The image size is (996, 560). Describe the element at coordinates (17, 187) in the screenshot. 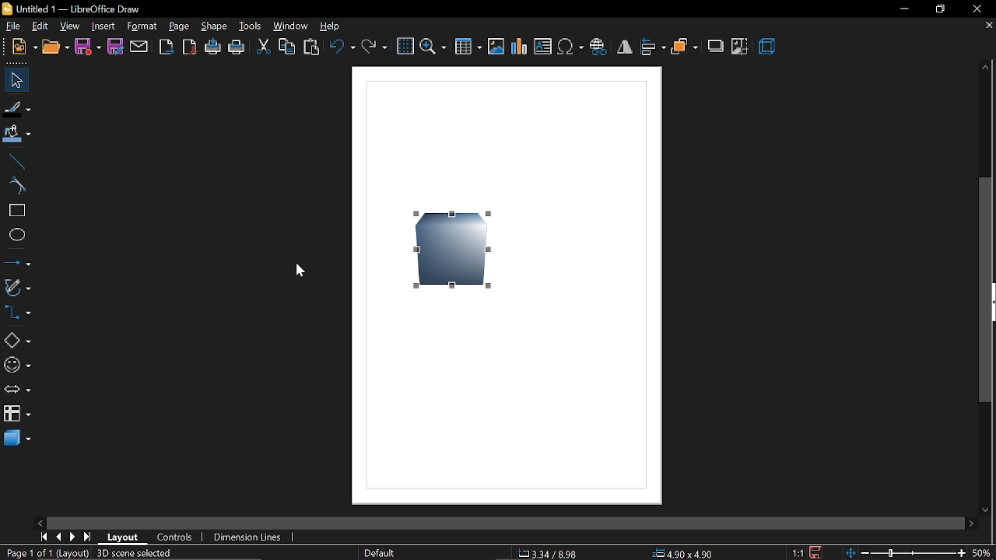

I see `curve` at that location.